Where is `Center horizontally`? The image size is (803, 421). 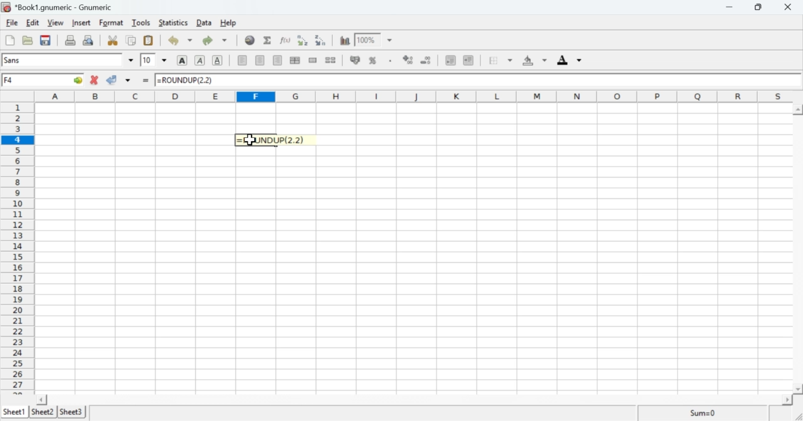
Center horizontally is located at coordinates (260, 60).